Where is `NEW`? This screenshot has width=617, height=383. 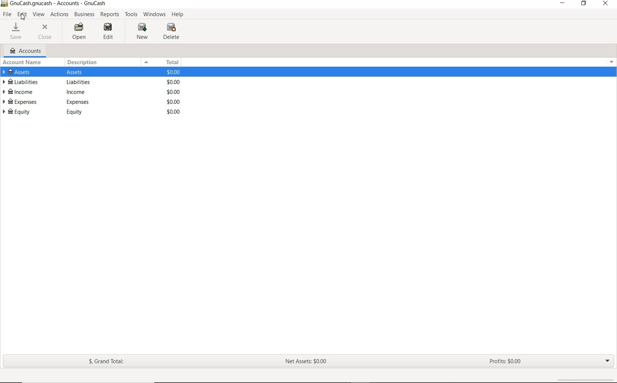
NEW is located at coordinates (141, 32).